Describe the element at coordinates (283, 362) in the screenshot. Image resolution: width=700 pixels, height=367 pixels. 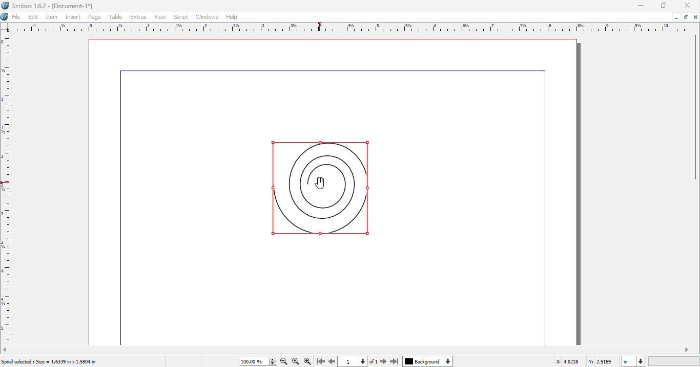
I see `Zoom out` at that location.